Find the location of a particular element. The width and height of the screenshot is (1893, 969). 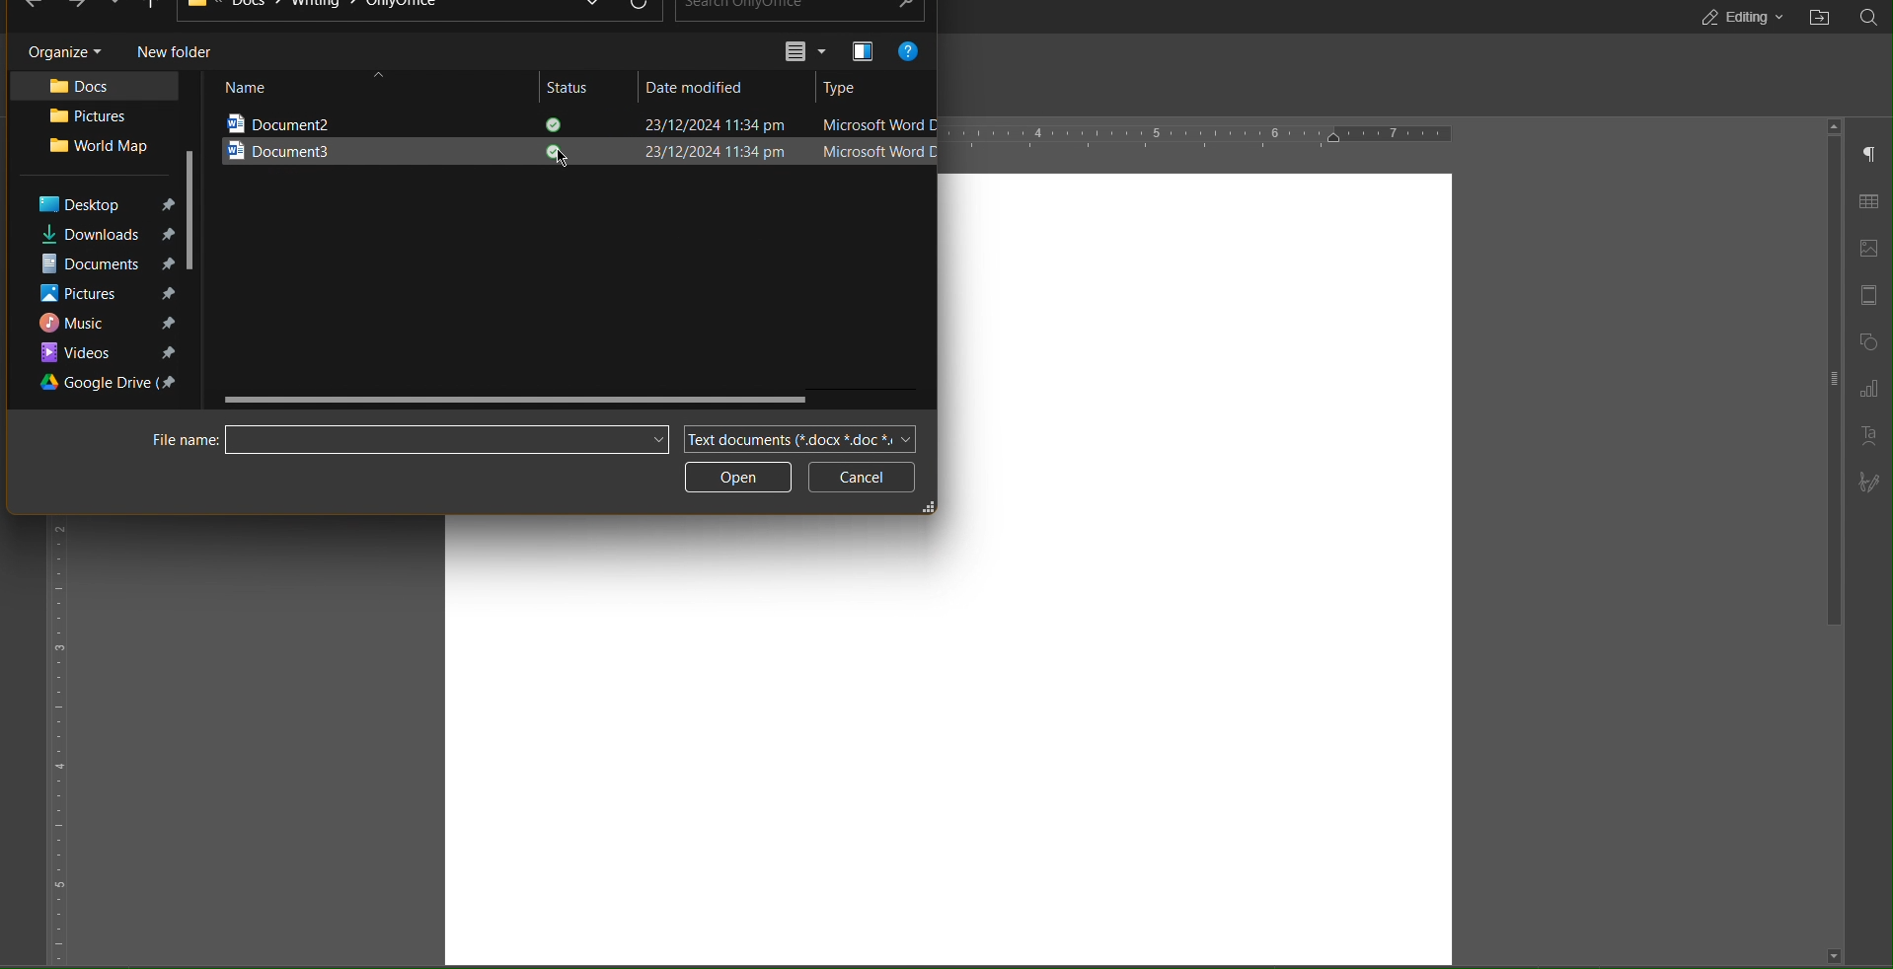

Pictures is located at coordinates (107, 296).